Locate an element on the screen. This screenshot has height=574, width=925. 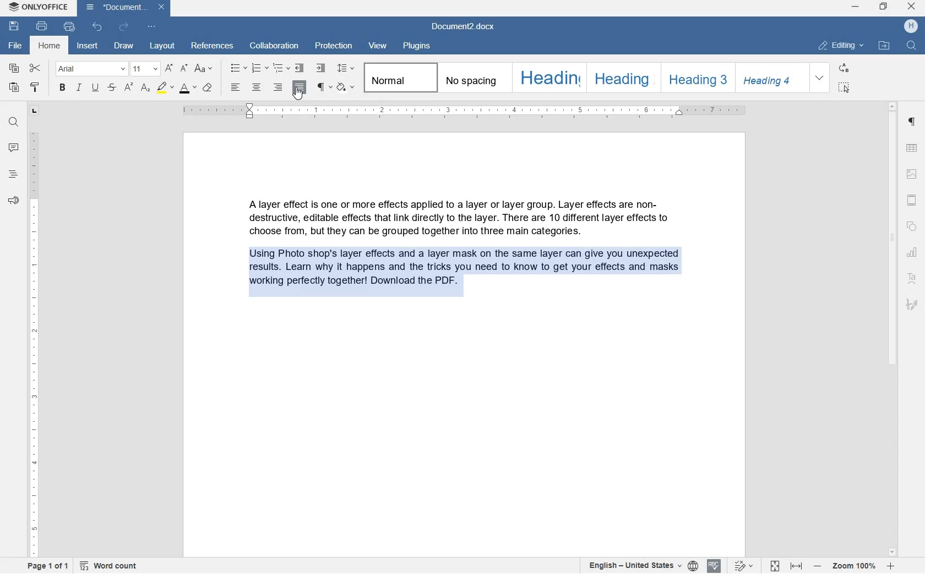
EXPAND FORMATTING STYLE is located at coordinates (820, 78).